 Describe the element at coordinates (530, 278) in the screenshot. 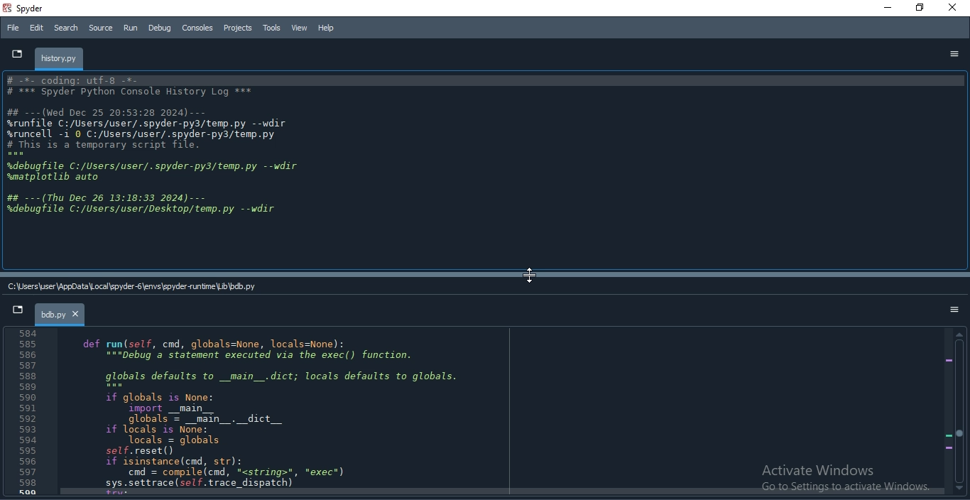

I see `Cursor on scroll bar` at that location.